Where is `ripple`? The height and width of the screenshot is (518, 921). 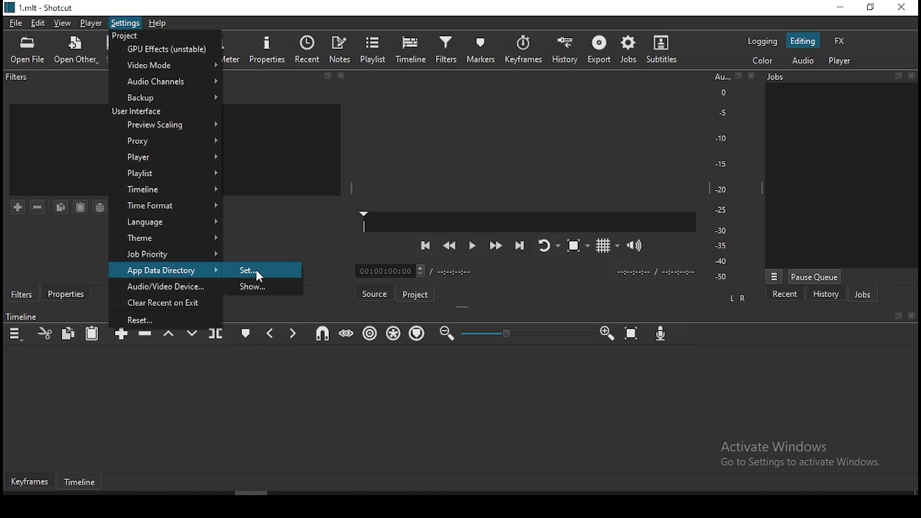 ripple is located at coordinates (368, 334).